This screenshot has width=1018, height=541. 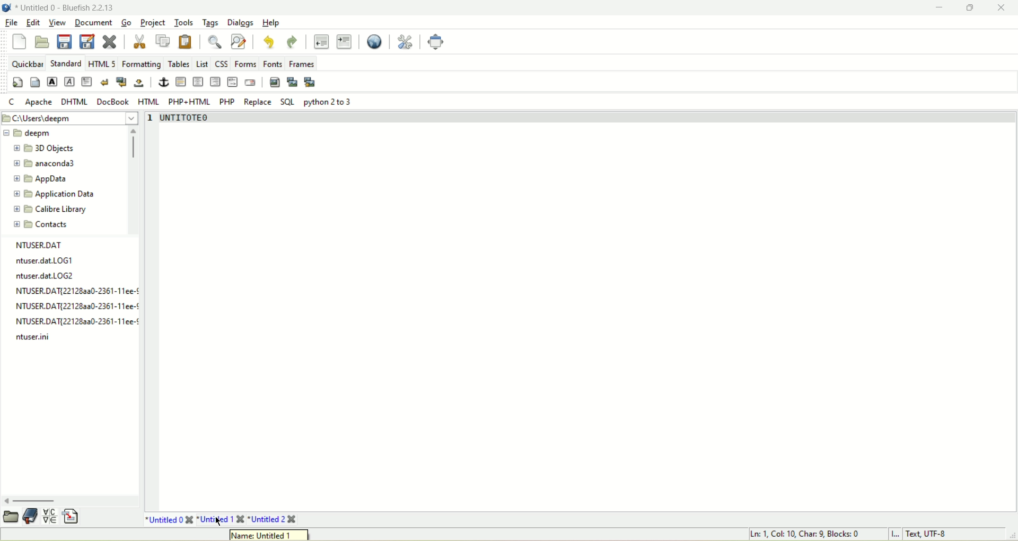 I want to click on HTML, so click(x=147, y=101).